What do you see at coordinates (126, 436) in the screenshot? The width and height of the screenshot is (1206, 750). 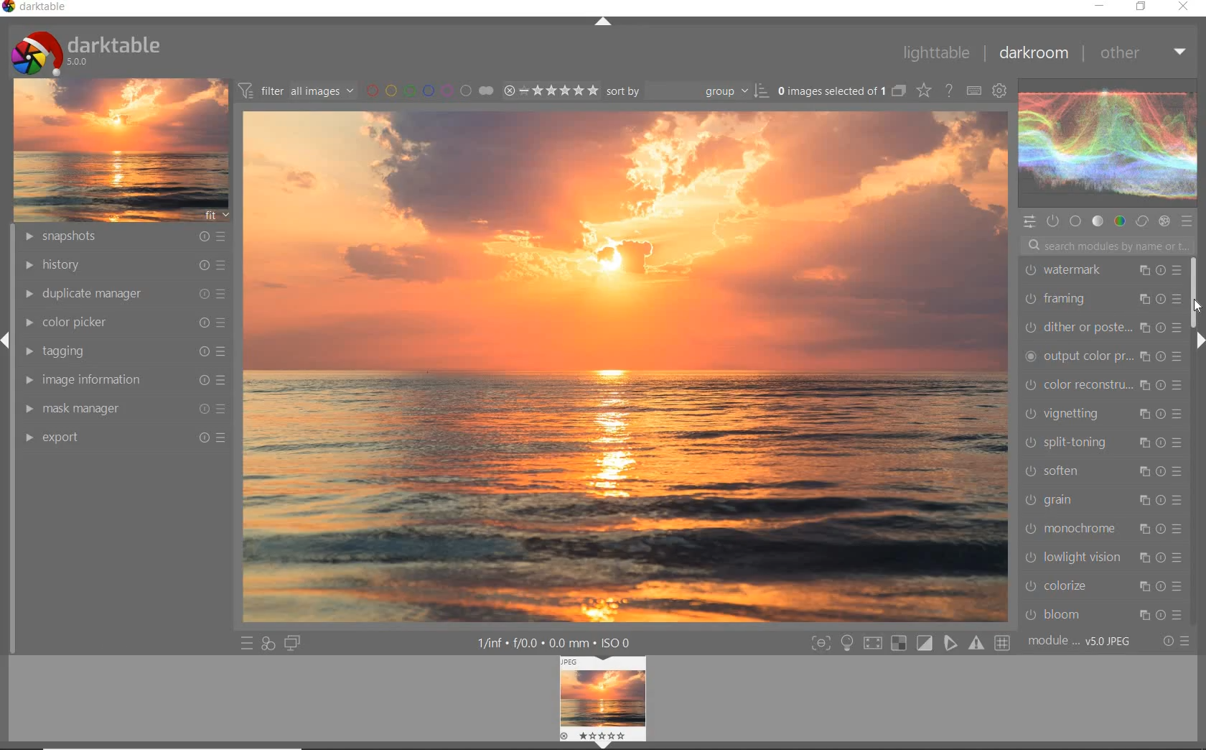 I see `EXPORT` at bounding box center [126, 436].